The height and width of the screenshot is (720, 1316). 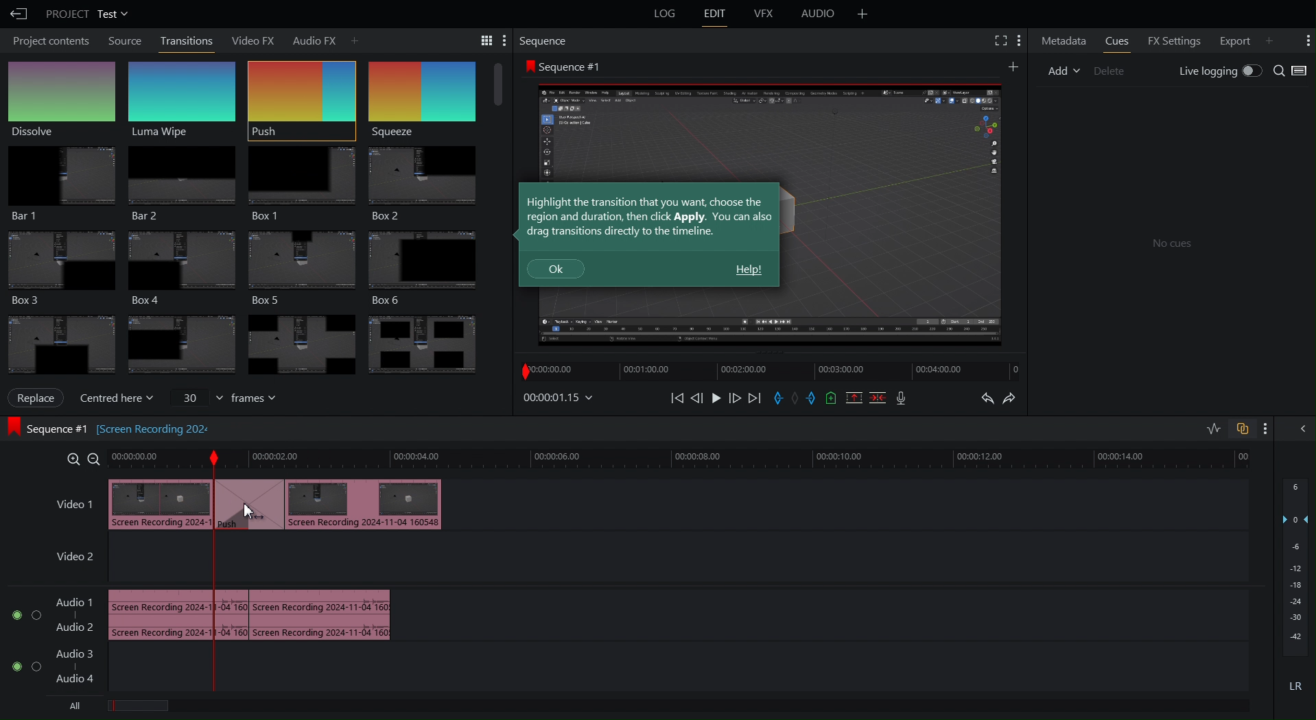 What do you see at coordinates (985, 400) in the screenshot?
I see `Undo` at bounding box center [985, 400].